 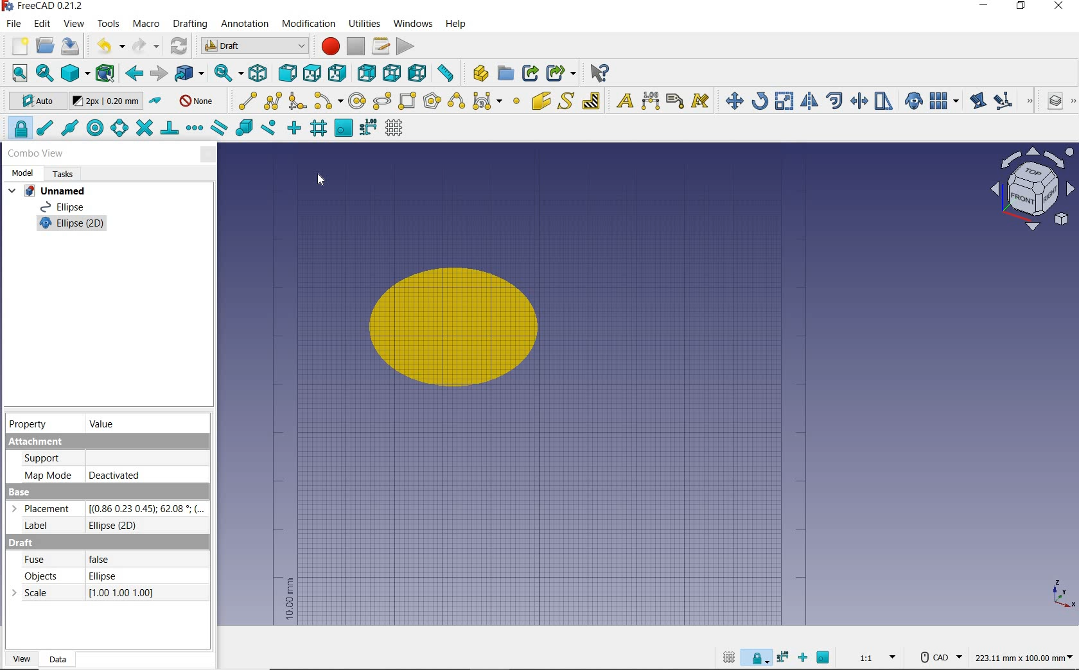 I want to click on orthographic view, so click(x=75, y=74).